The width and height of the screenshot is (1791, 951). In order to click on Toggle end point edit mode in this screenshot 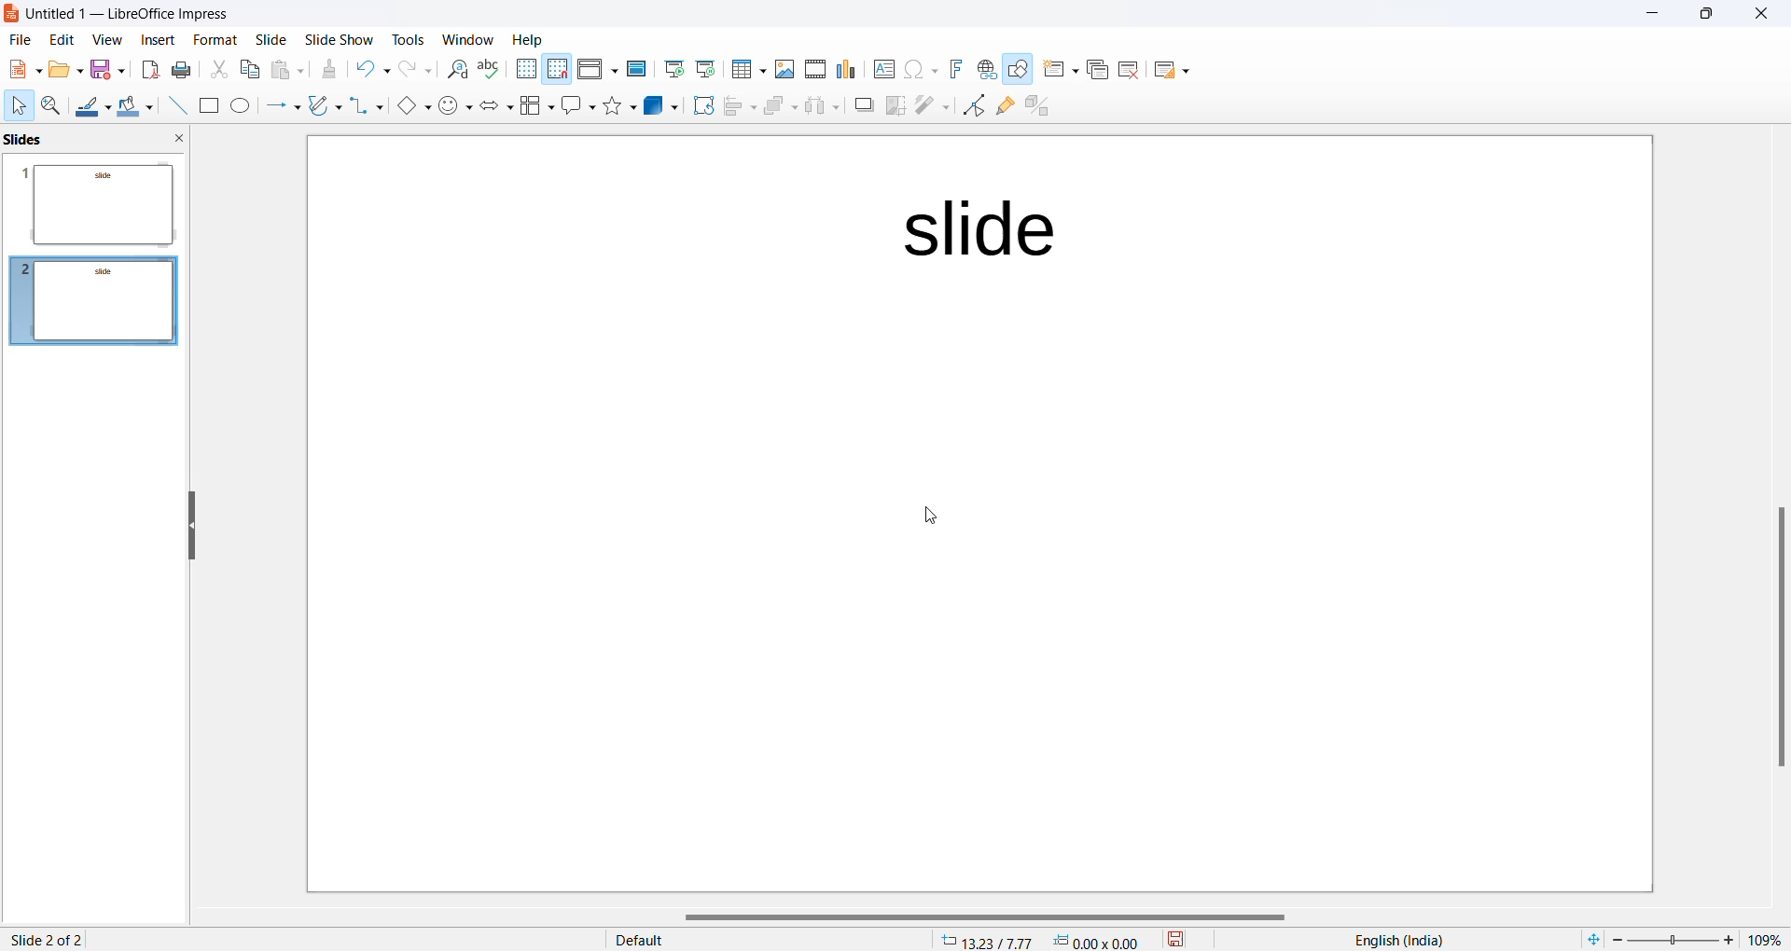, I will do `click(971, 106)`.